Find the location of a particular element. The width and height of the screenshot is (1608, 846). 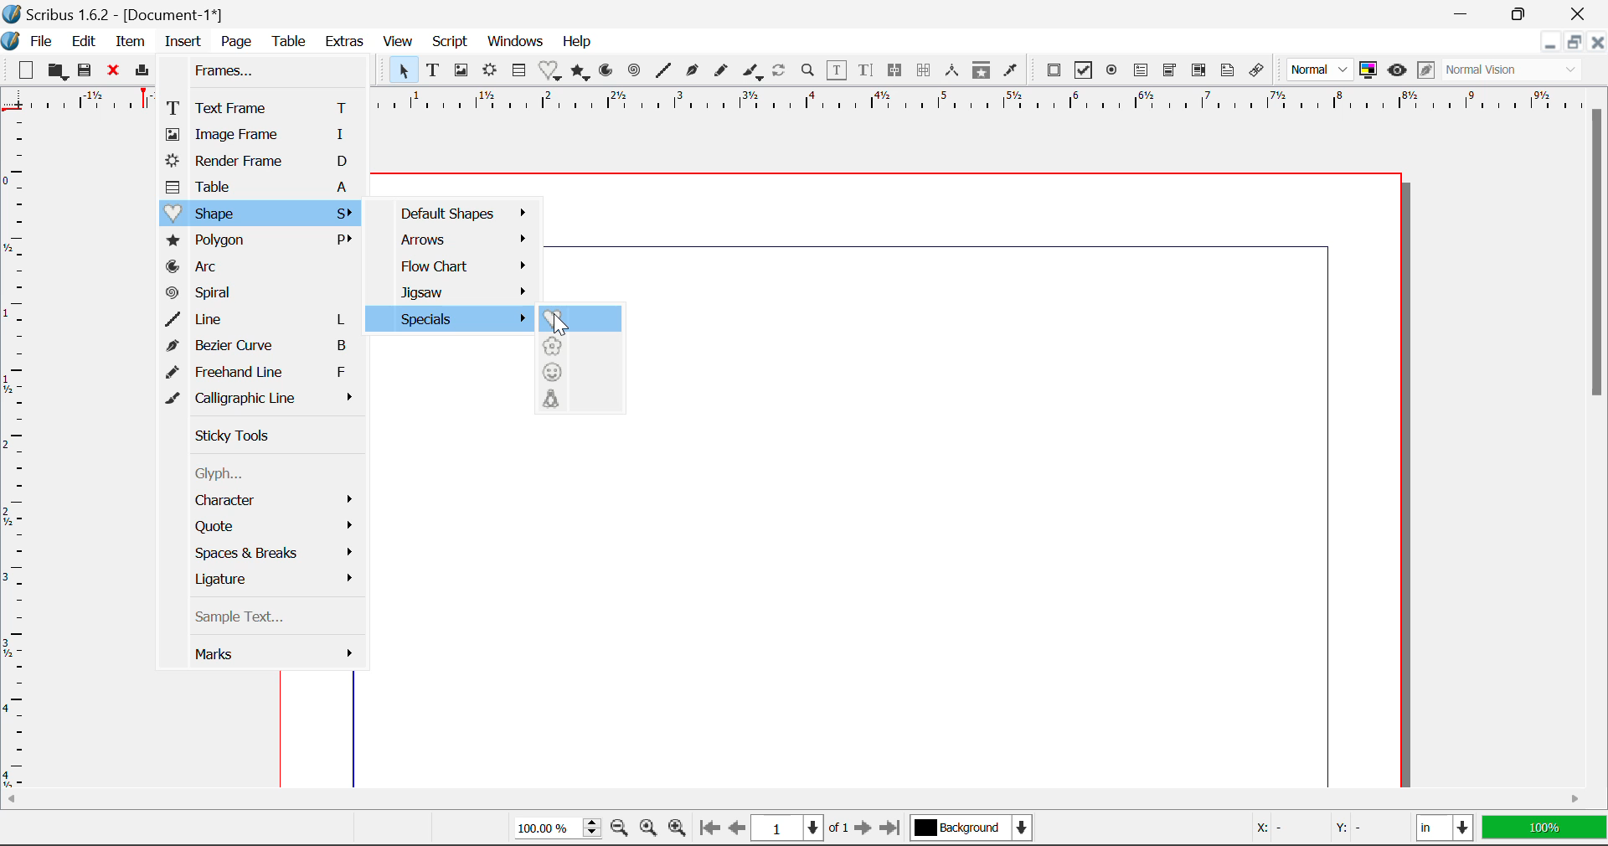

Marks is located at coordinates (276, 658).